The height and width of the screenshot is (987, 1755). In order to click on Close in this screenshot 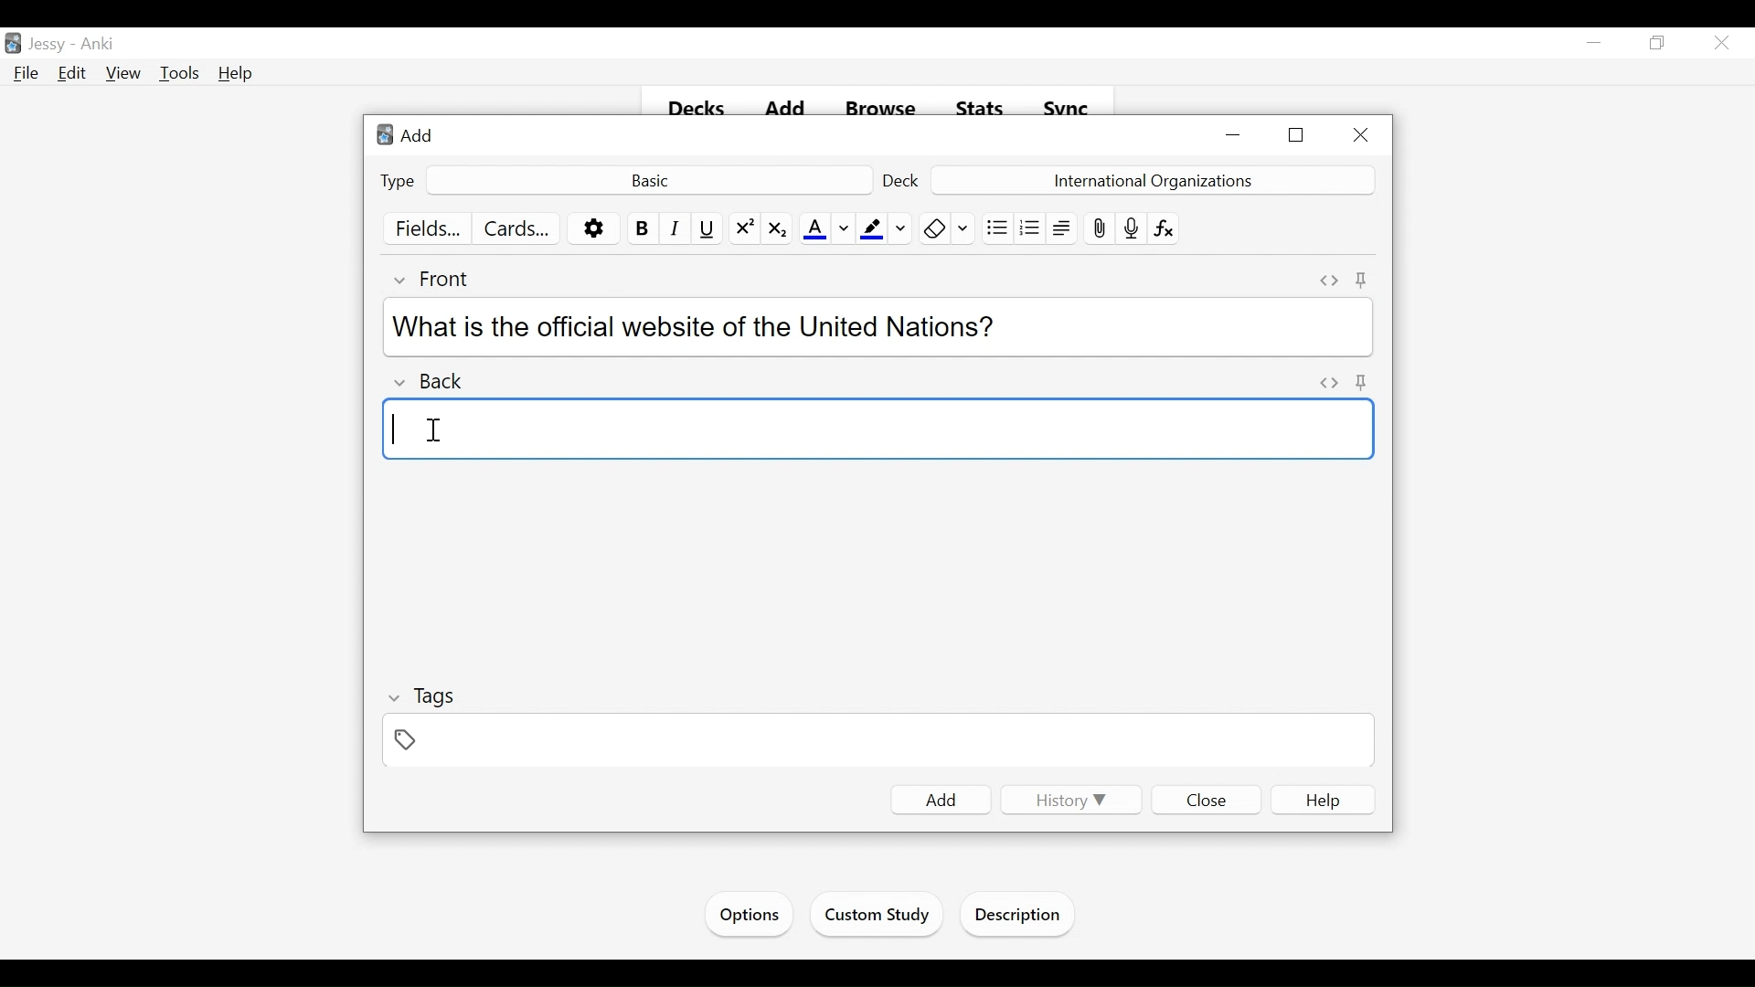, I will do `click(1724, 42)`.